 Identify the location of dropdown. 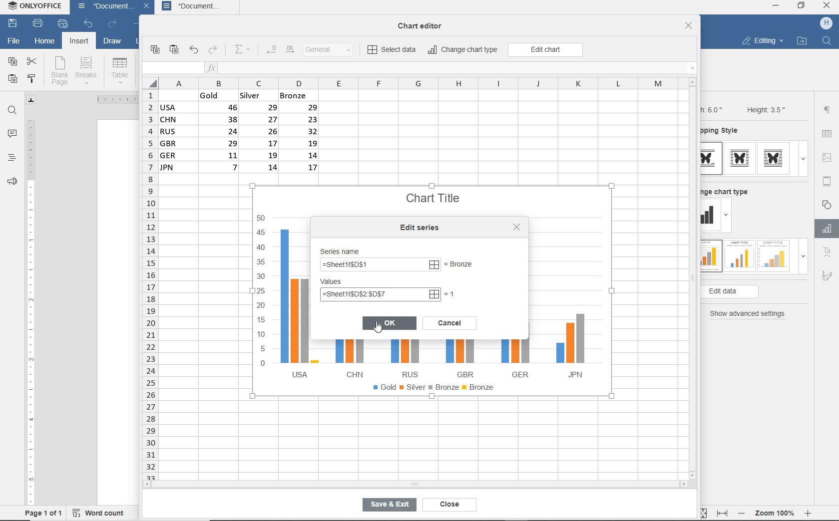
(803, 259).